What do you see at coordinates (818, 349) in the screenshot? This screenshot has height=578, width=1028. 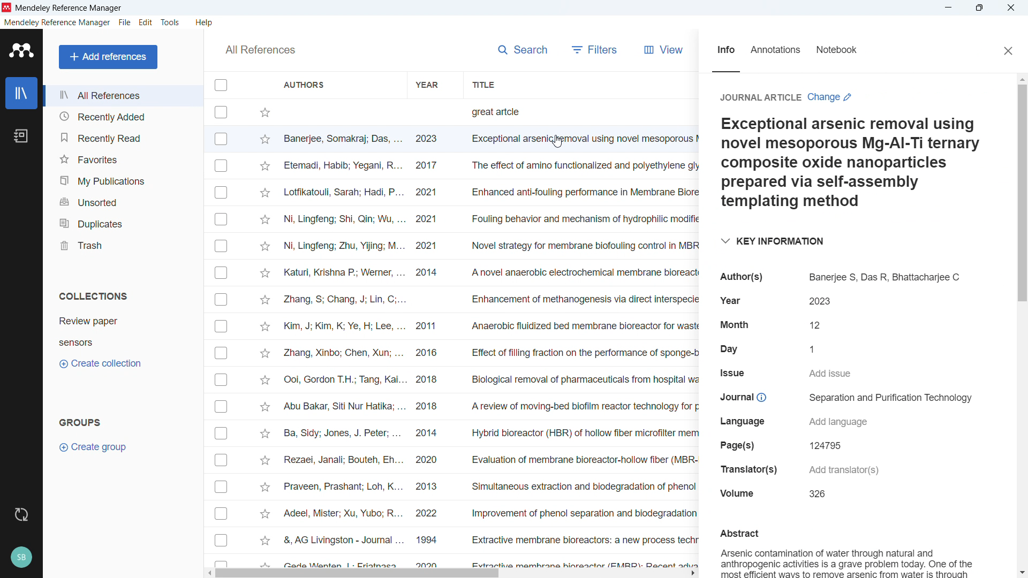 I see `day ` at bounding box center [818, 349].